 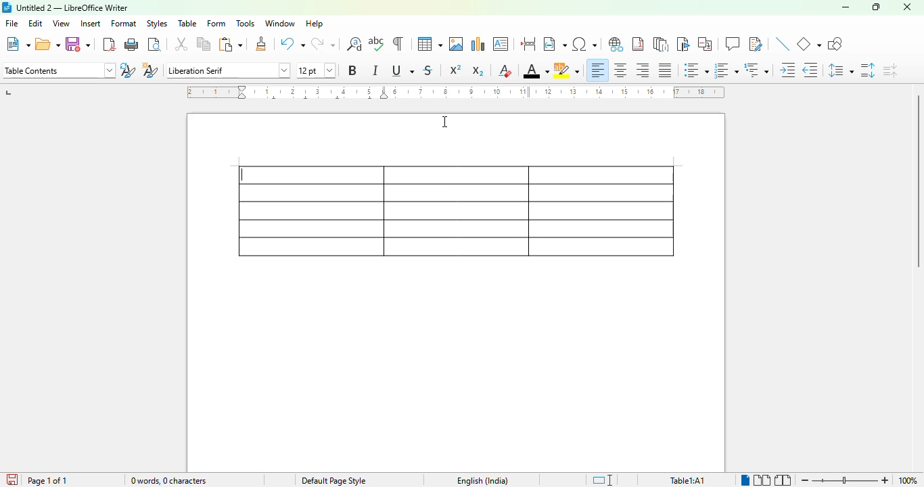 What do you see at coordinates (683, 44) in the screenshot?
I see `insert bookmark` at bounding box center [683, 44].